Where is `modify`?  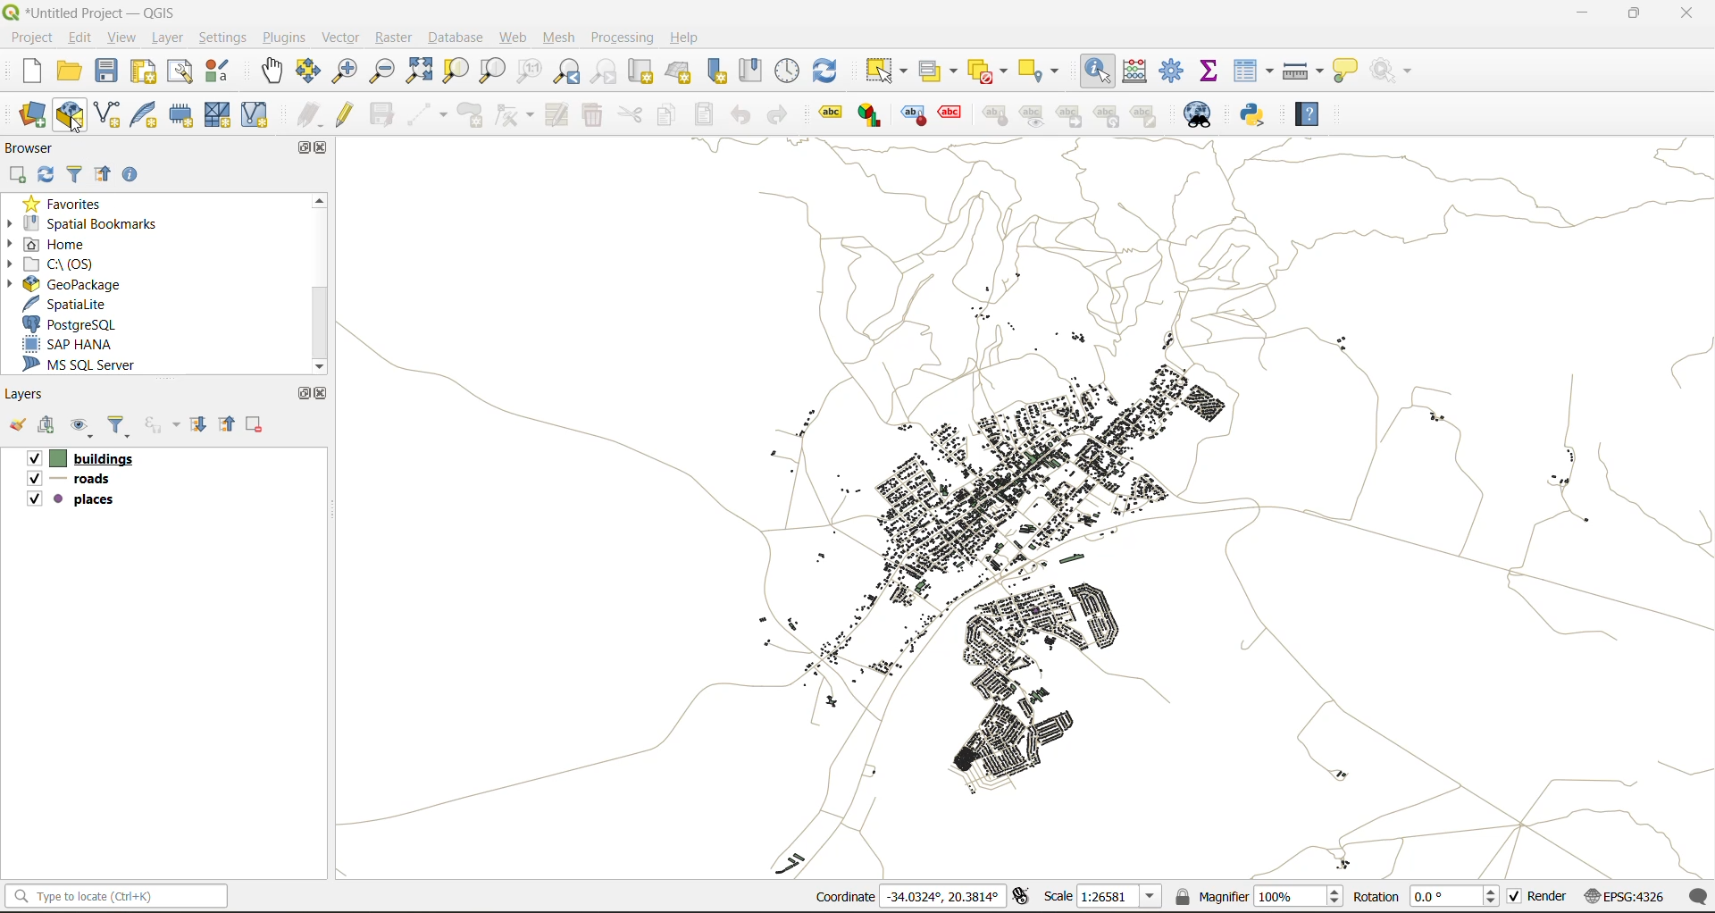 modify is located at coordinates (557, 115).